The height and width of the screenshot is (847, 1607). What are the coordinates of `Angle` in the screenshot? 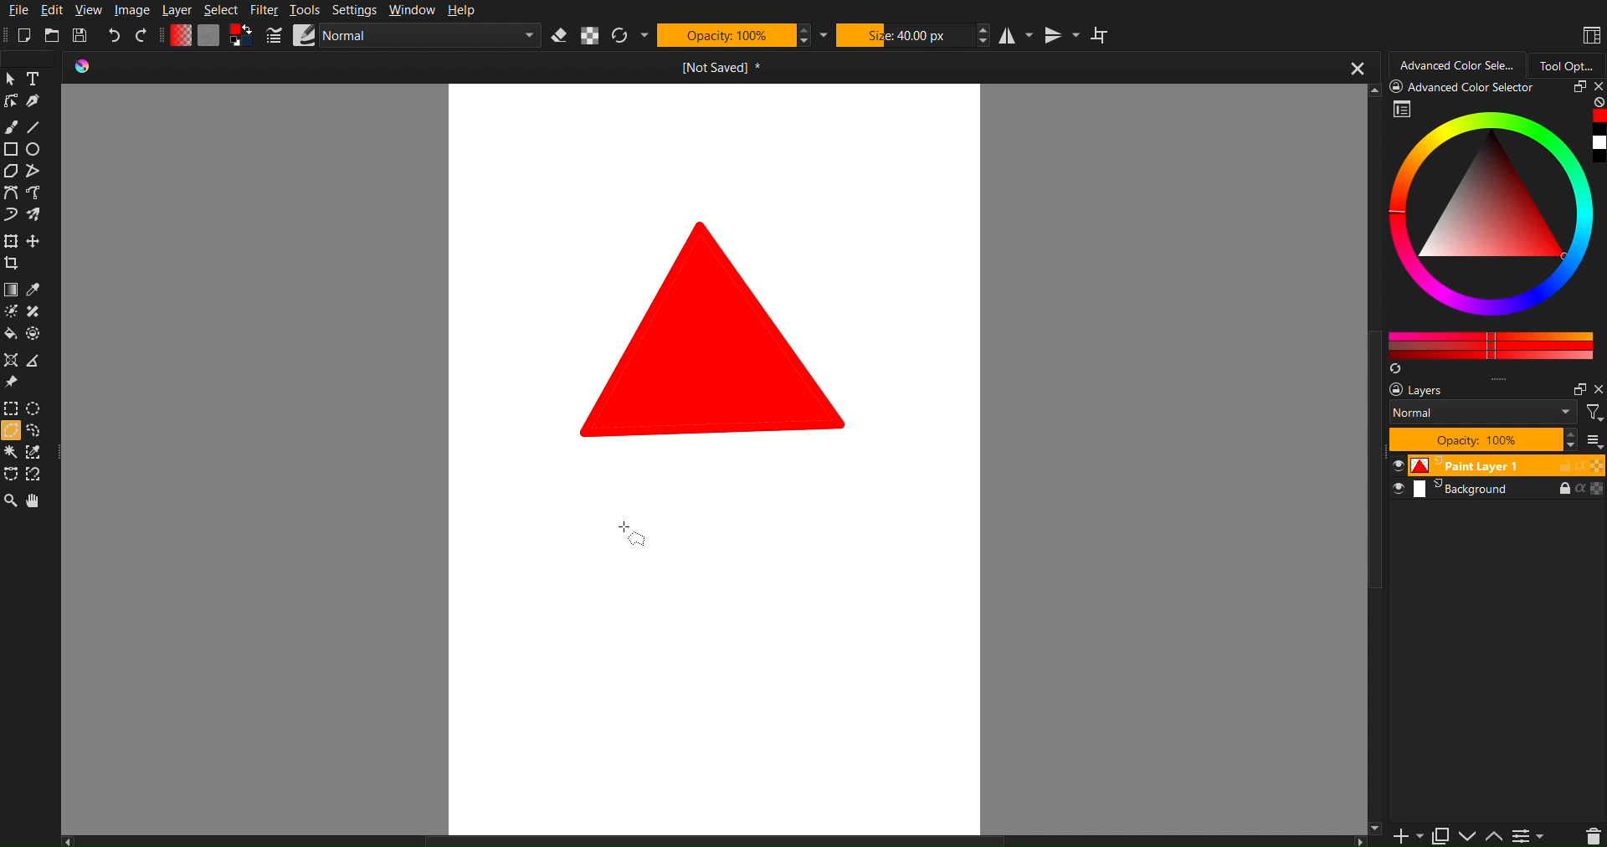 It's located at (33, 363).